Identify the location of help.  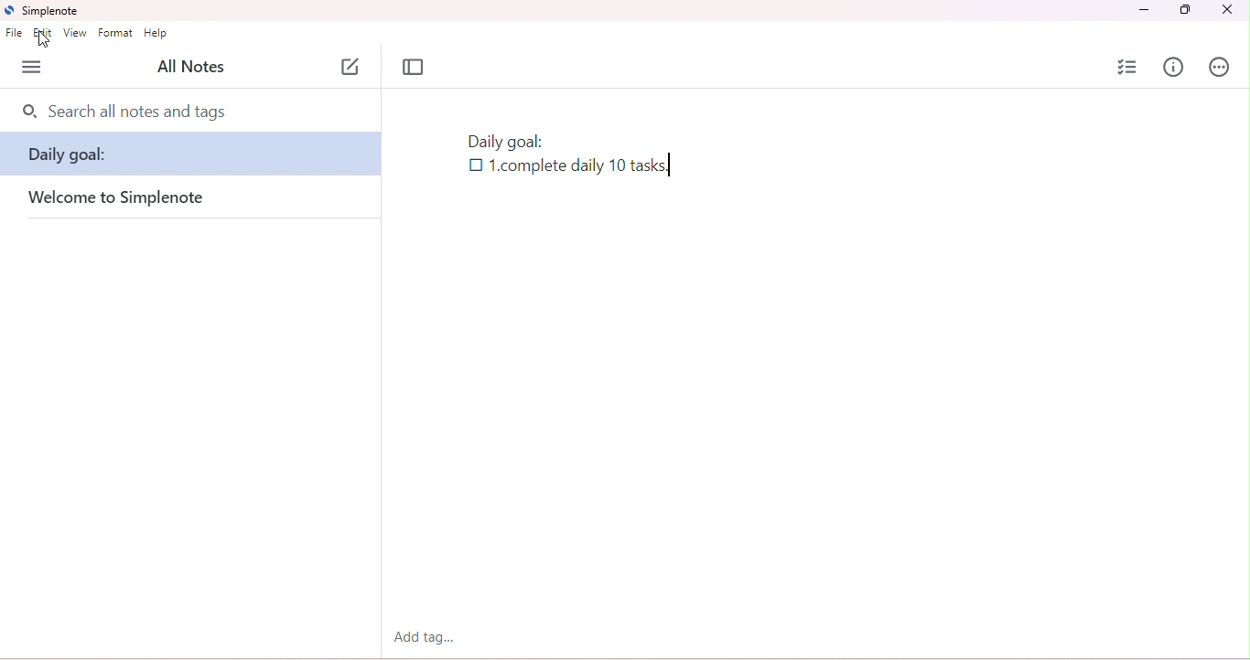
(156, 34).